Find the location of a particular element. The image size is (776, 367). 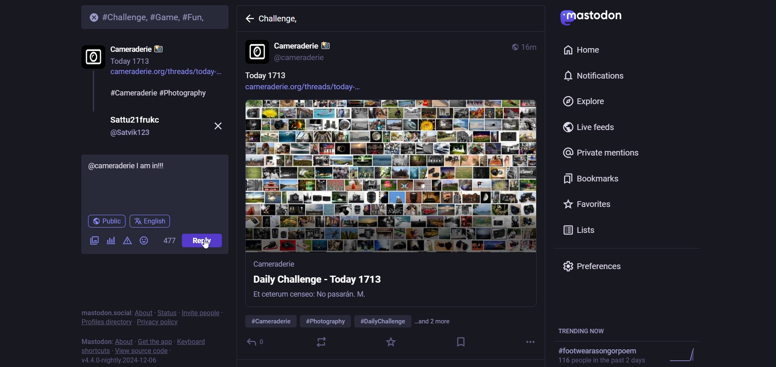

about is located at coordinates (143, 312).